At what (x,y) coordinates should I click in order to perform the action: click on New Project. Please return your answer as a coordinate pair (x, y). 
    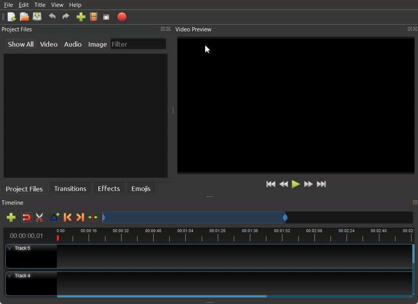
    Looking at the image, I should click on (11, 17).